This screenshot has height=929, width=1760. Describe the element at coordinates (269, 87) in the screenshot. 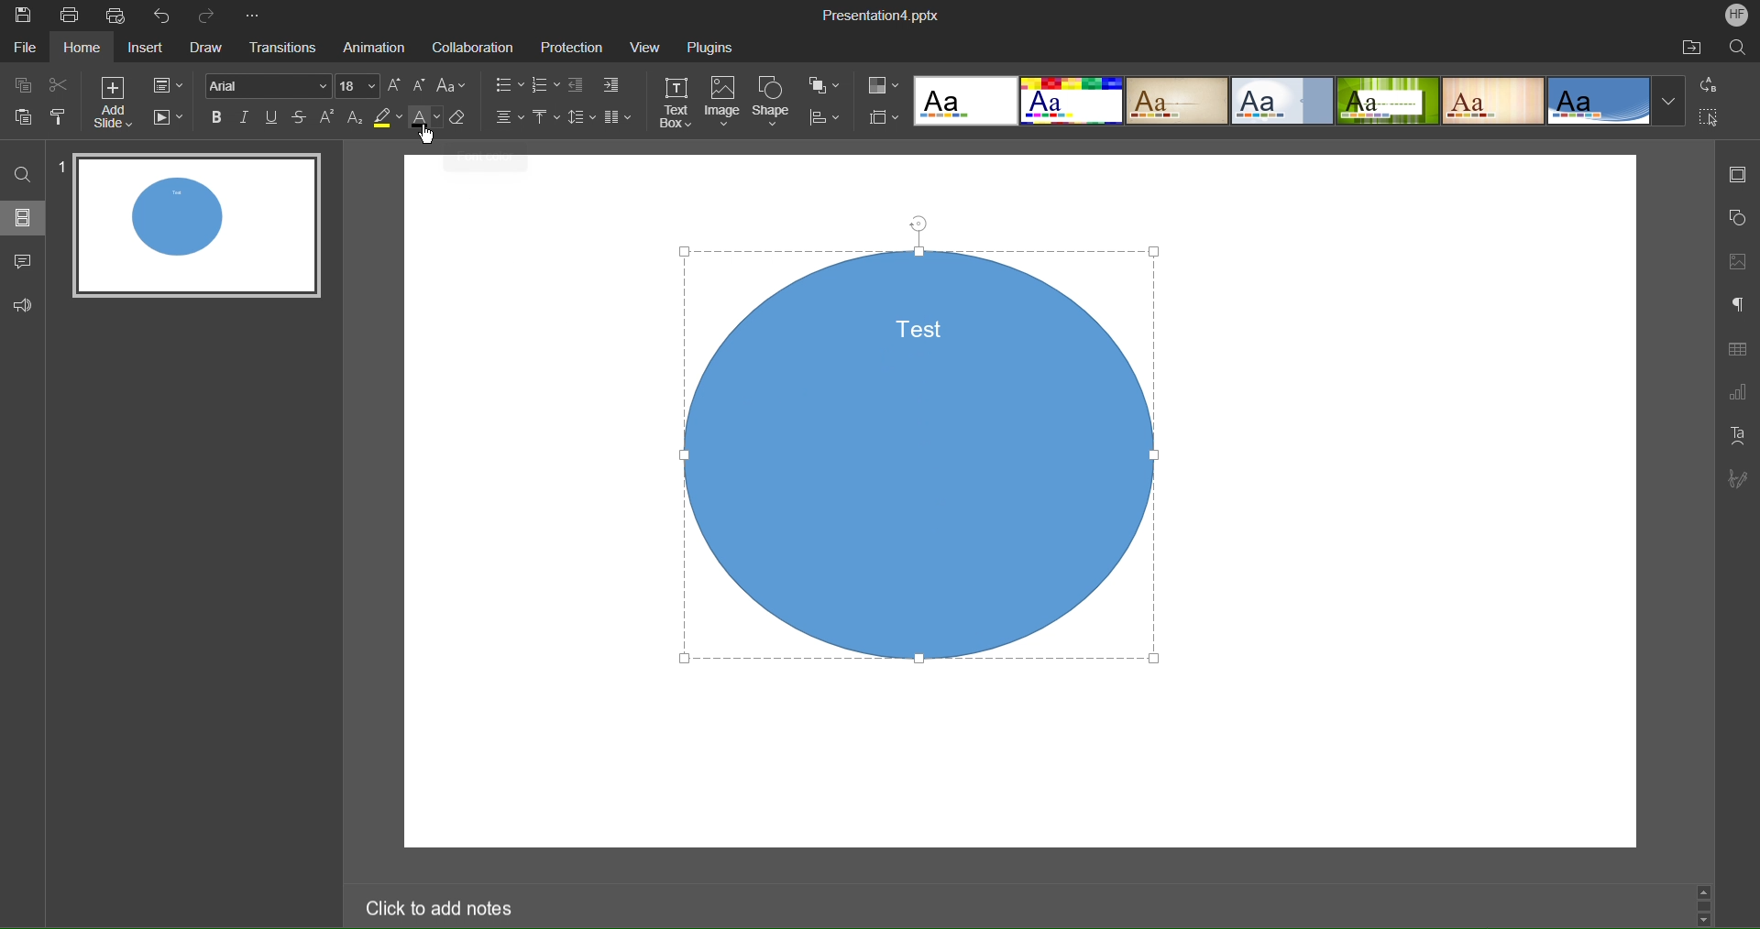

I see `Font` at that location.